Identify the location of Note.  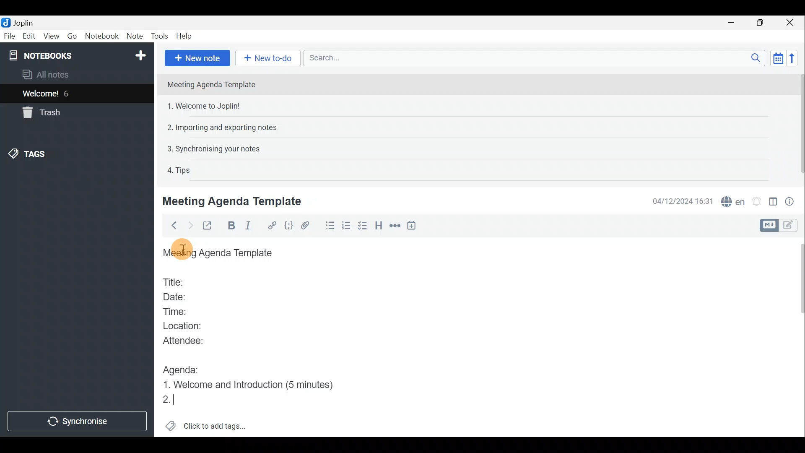
(133, 34).